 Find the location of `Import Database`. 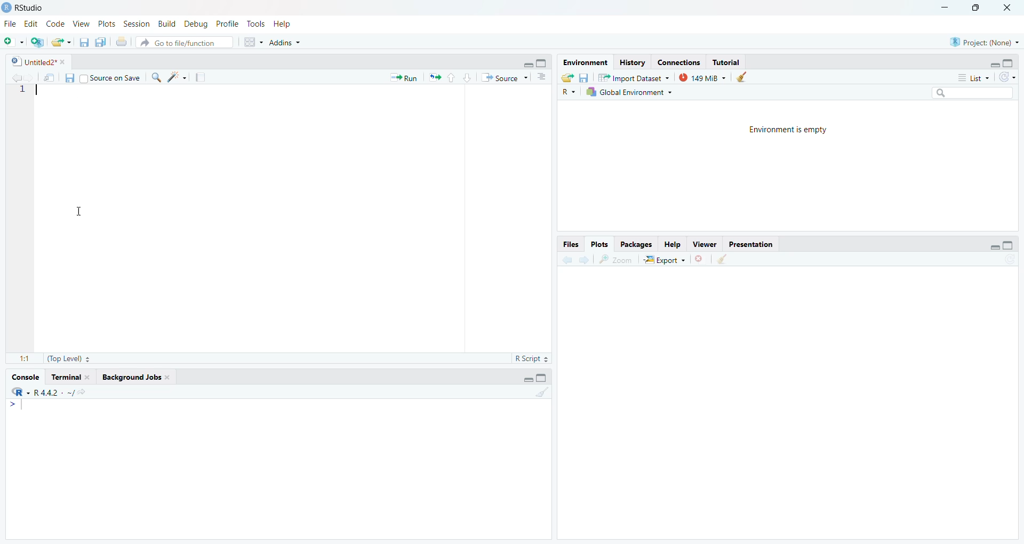

Import Database is located at coordinates (634, 78).